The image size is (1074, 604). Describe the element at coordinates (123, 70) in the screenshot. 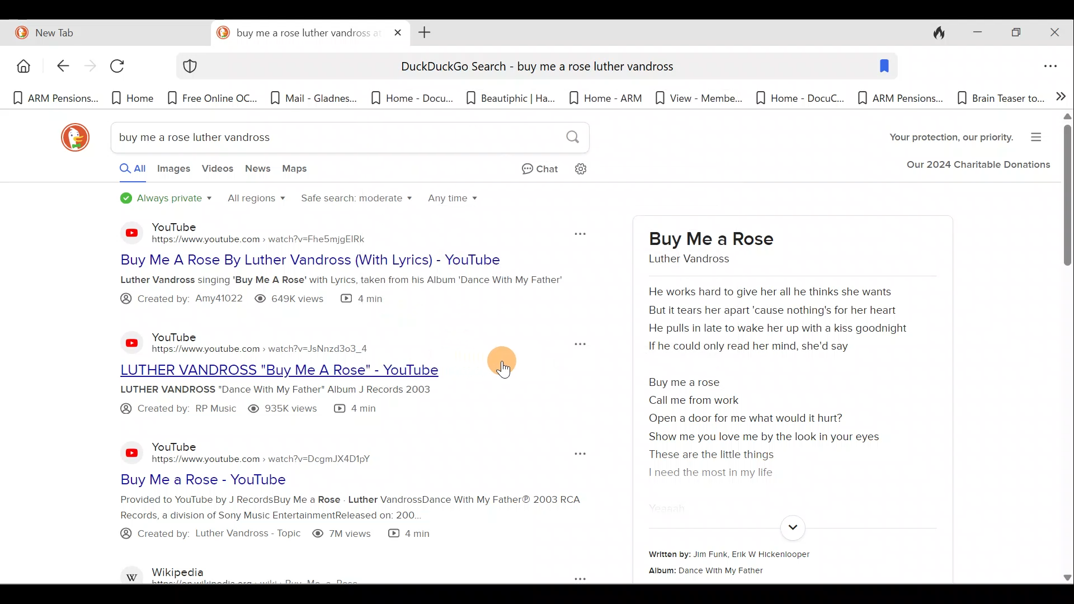

I see `Reload` at that location.